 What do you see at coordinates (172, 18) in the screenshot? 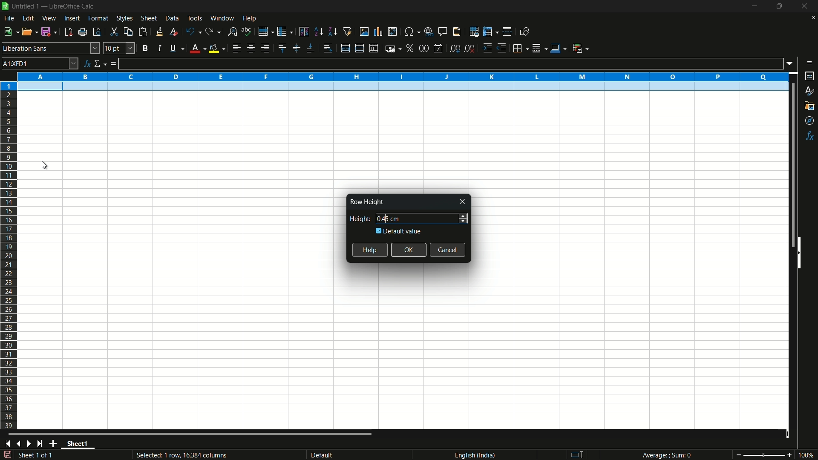
I see `data menu` at bounding box center [172, 18].